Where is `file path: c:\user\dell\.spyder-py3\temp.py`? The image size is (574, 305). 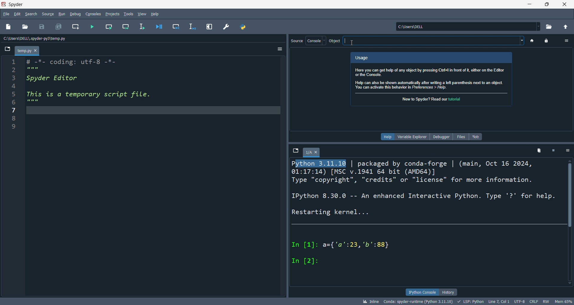 file path: c:\user\dell\.spyder-py3\temp.py is located at coordinates (77, 39).